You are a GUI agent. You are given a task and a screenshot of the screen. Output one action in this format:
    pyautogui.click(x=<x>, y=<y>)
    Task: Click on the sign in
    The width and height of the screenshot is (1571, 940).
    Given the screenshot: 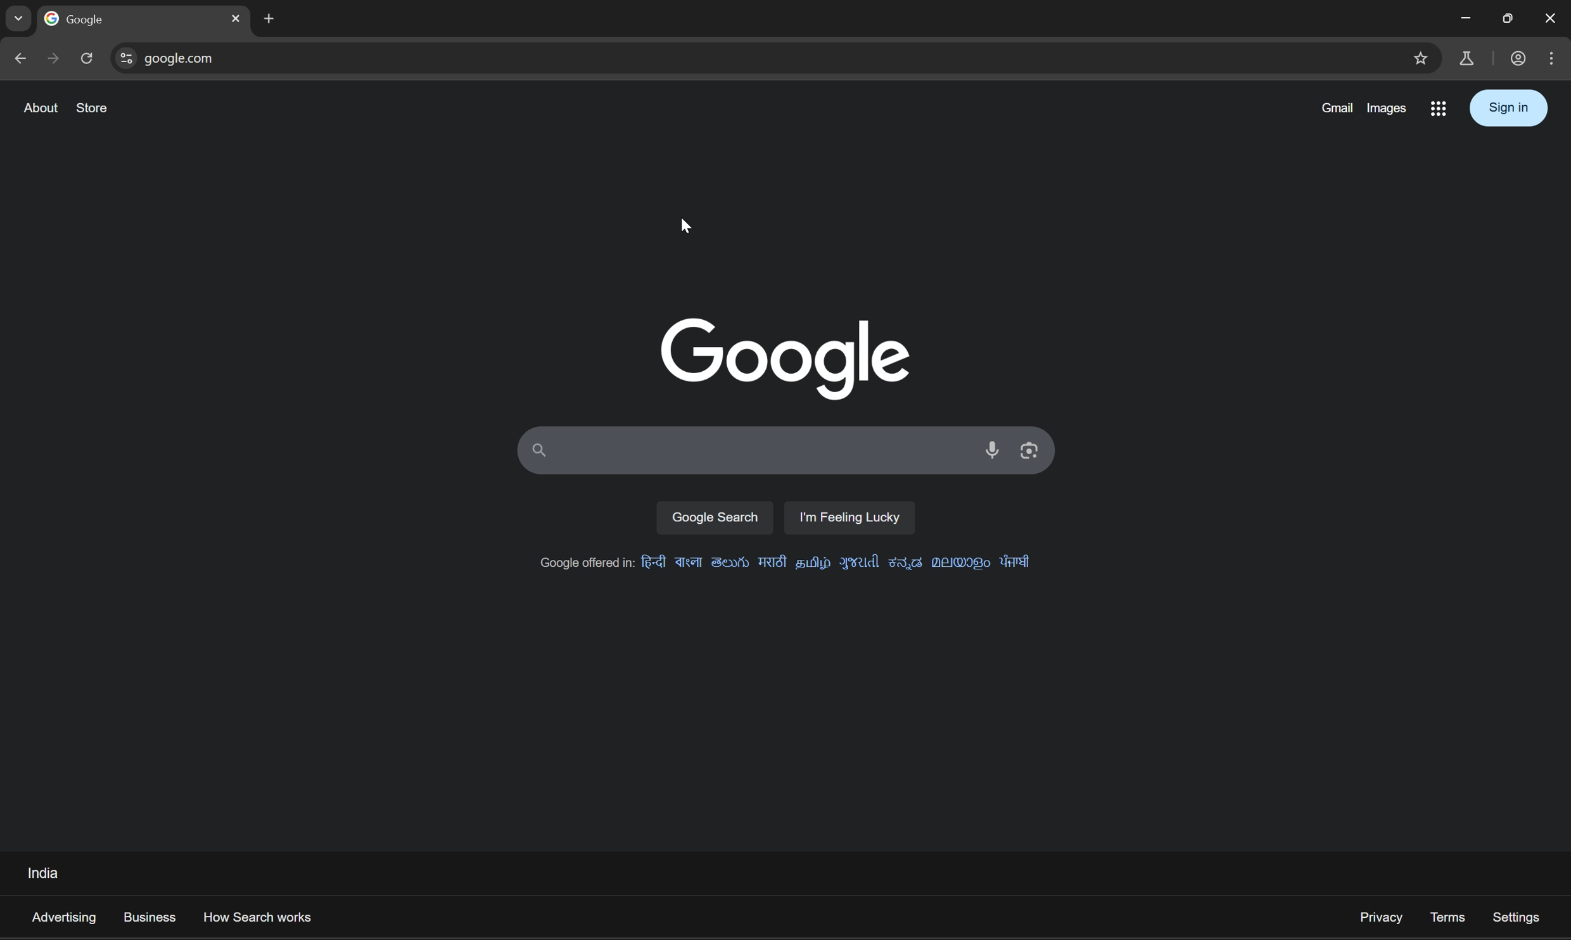 What is the action you would take?
    pyautogui.click(x=1508, y=107)
    